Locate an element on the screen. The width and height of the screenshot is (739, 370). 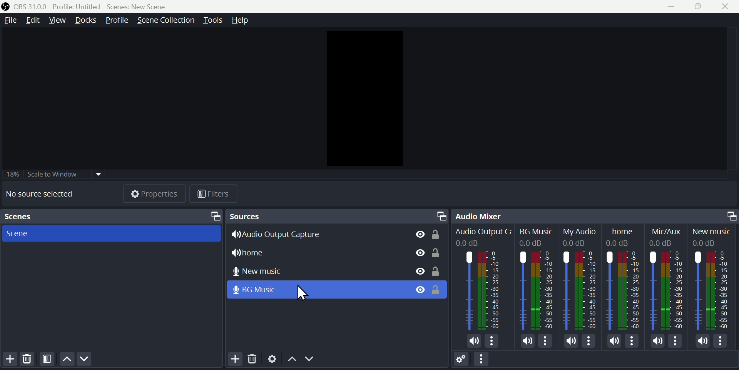
View is located at coordinates (415, 233).